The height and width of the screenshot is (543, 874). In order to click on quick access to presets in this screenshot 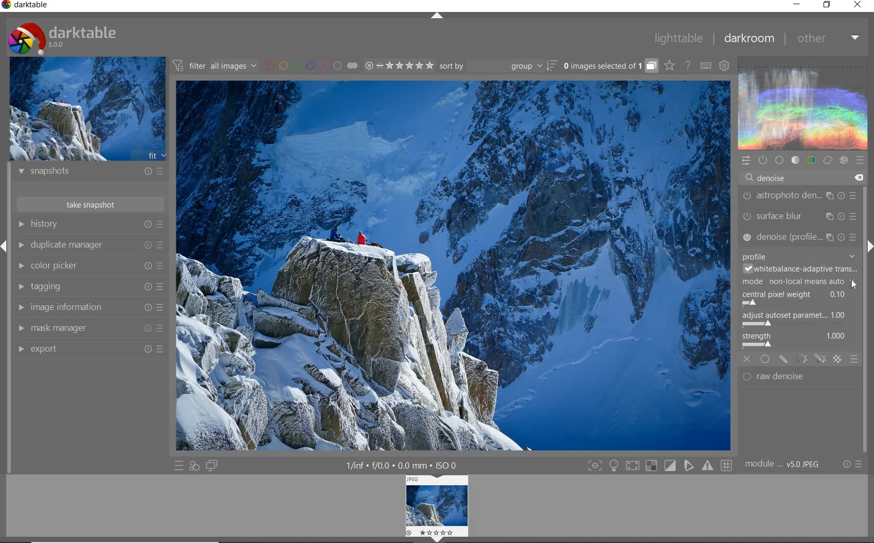, I will do `click(179, 466)`.